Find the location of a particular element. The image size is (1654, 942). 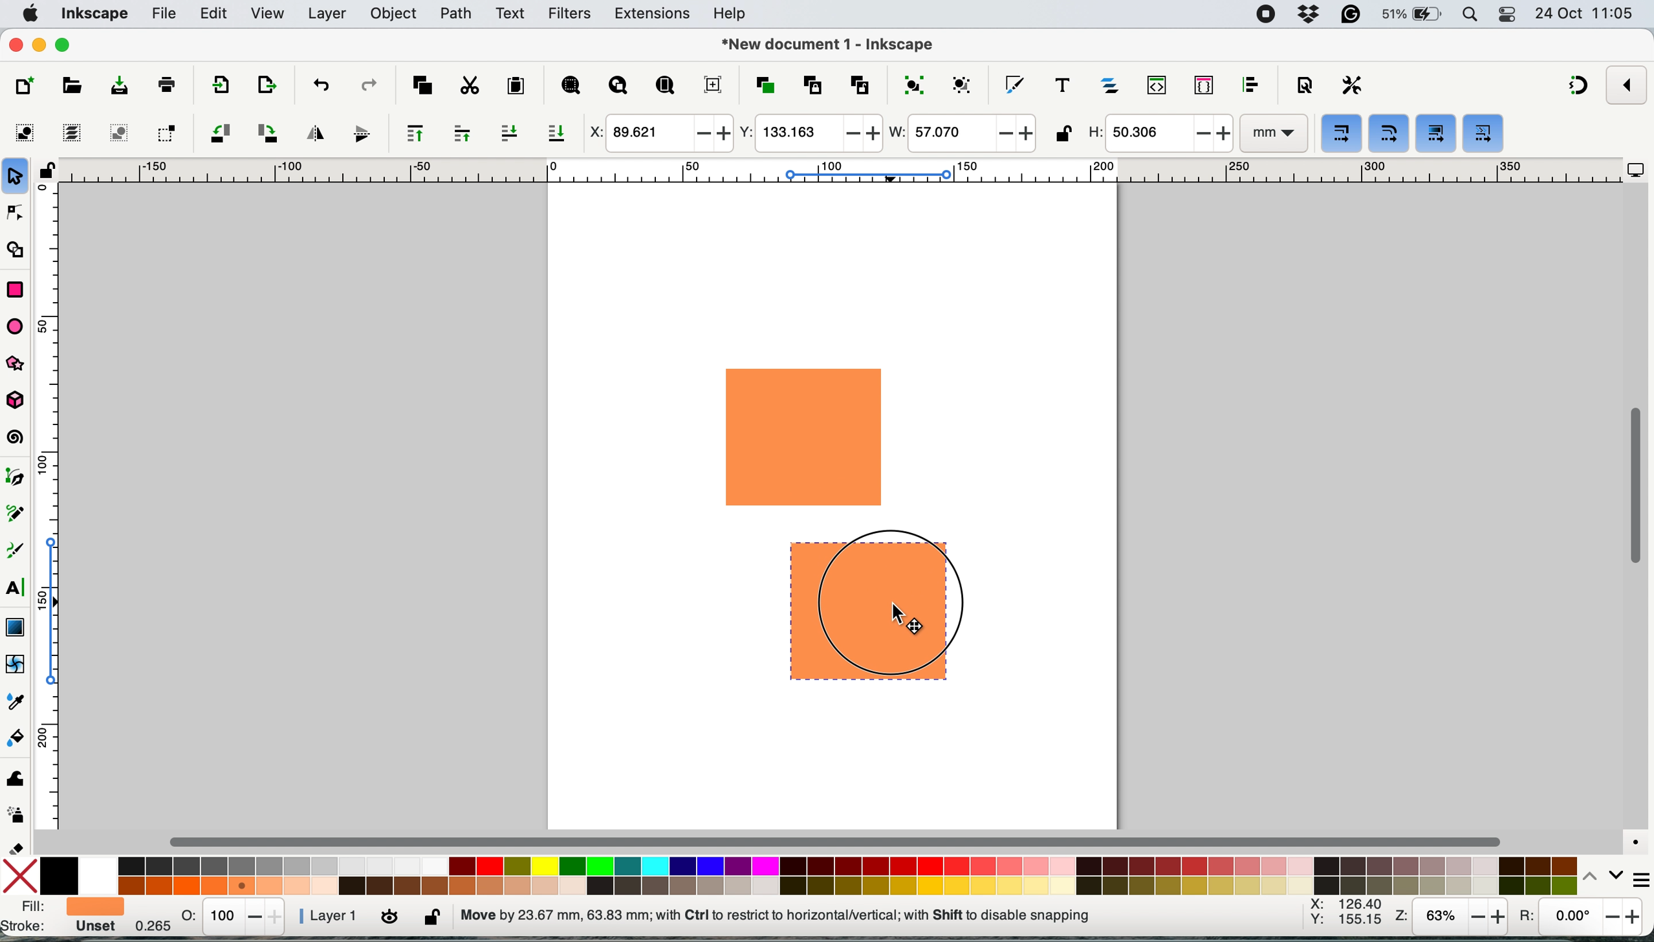

tweak tool is located at coordinates (15, 776).